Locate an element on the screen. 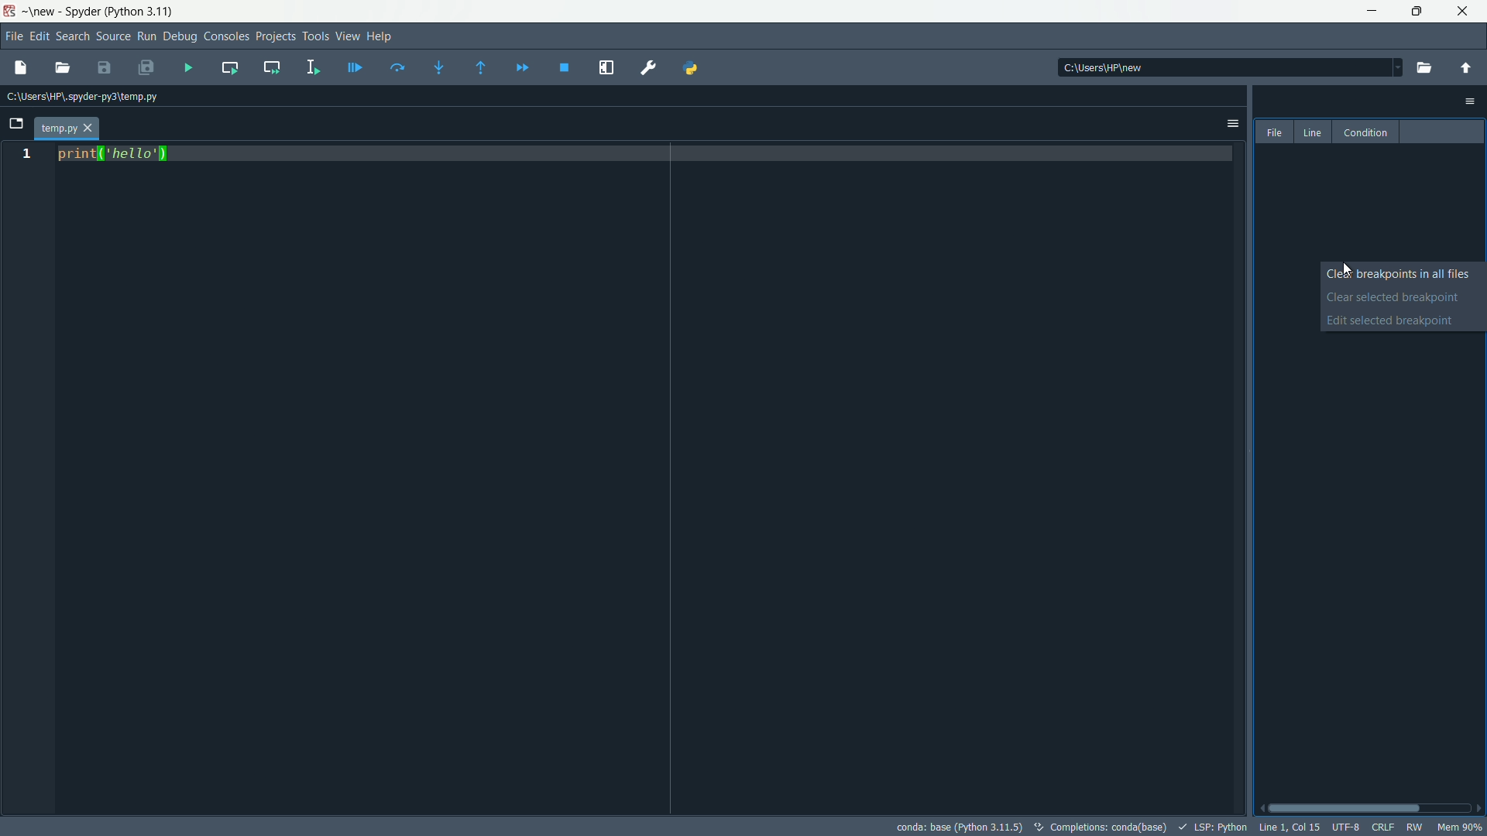 The image size is (1487, 836). save all files is located at coordinates (145, 68).